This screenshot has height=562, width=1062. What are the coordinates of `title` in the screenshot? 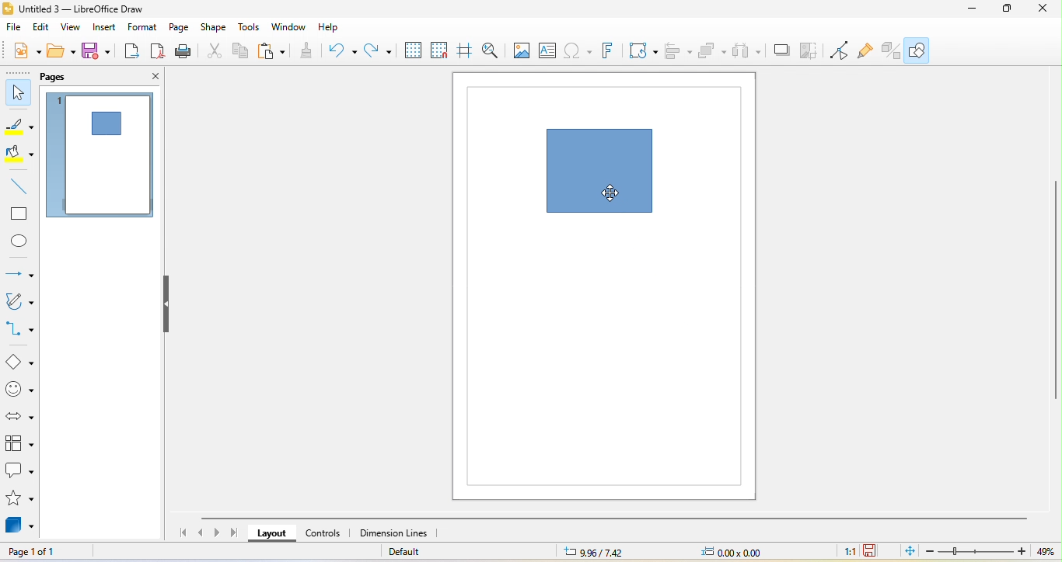 It's located at (93, 9).